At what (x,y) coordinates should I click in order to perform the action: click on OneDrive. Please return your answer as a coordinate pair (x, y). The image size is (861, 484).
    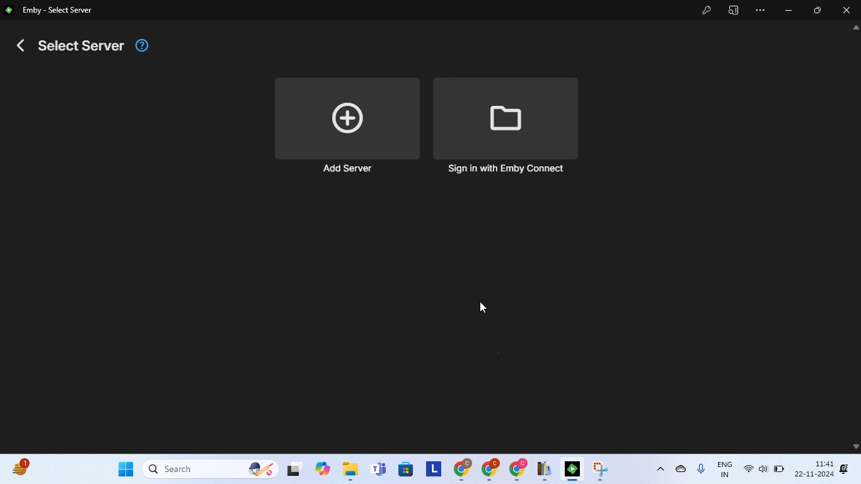
    Looking at the image, I should click on (683, 467).